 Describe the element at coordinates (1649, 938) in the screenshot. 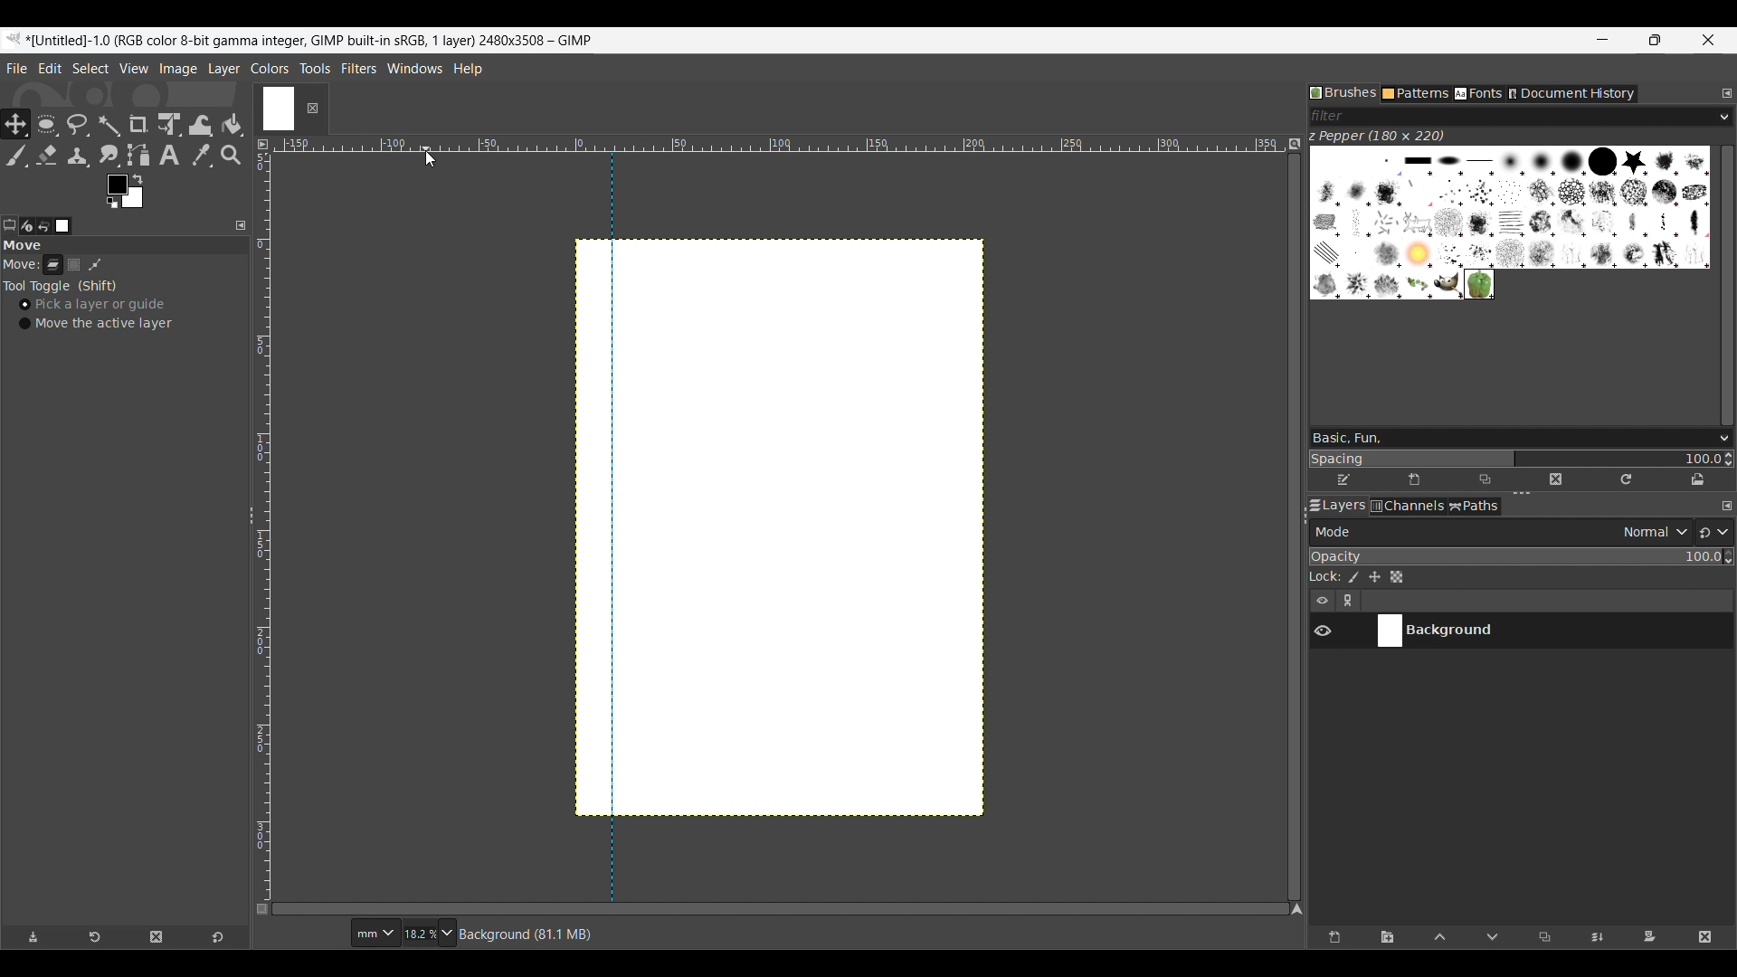

I see `Add mask that allows non-destructive editing of transparency` at that location.